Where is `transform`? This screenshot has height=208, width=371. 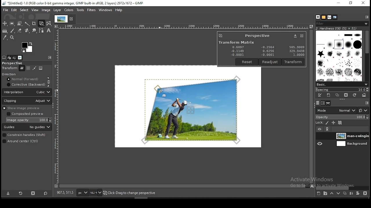 transform is located at coordinates (10, 68).